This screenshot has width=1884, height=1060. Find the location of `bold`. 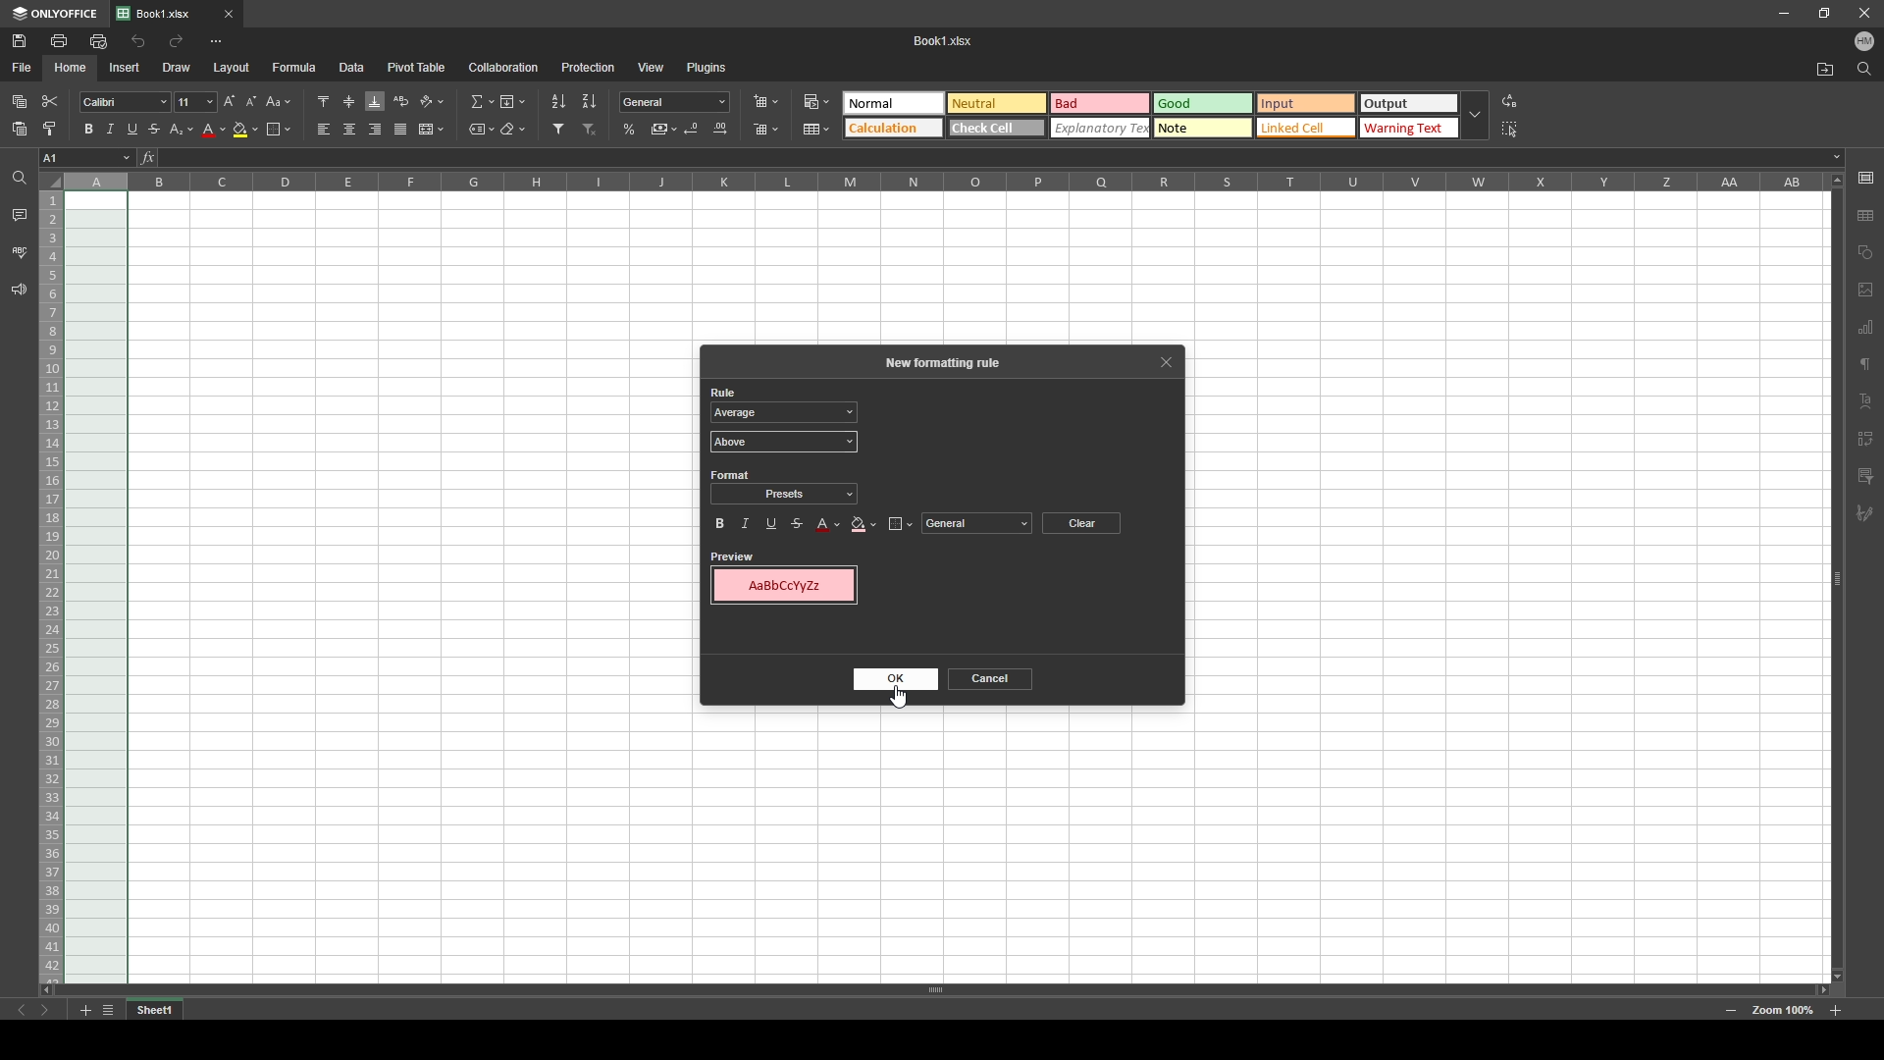

bold is located at coordinates (719, 524).